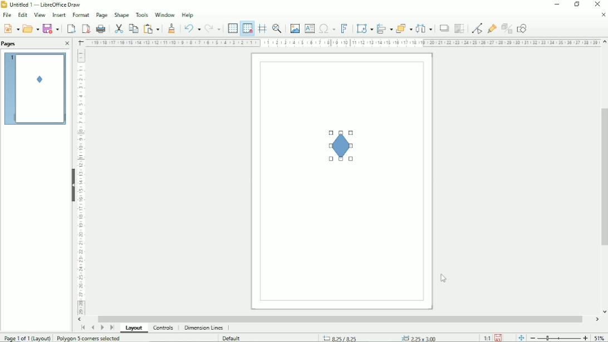 This screenshot has height=342, width=608. Describe the element at coordinates (294, 28) in the screenshot. I see `Insert image` at that location.